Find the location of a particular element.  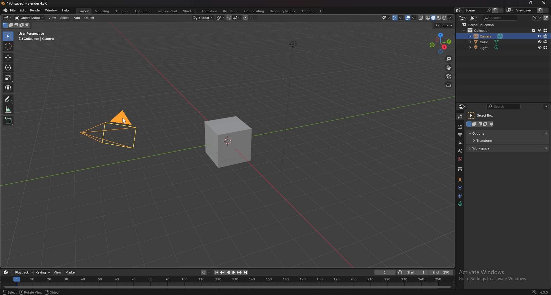

select is located at coordinates (64, 18).